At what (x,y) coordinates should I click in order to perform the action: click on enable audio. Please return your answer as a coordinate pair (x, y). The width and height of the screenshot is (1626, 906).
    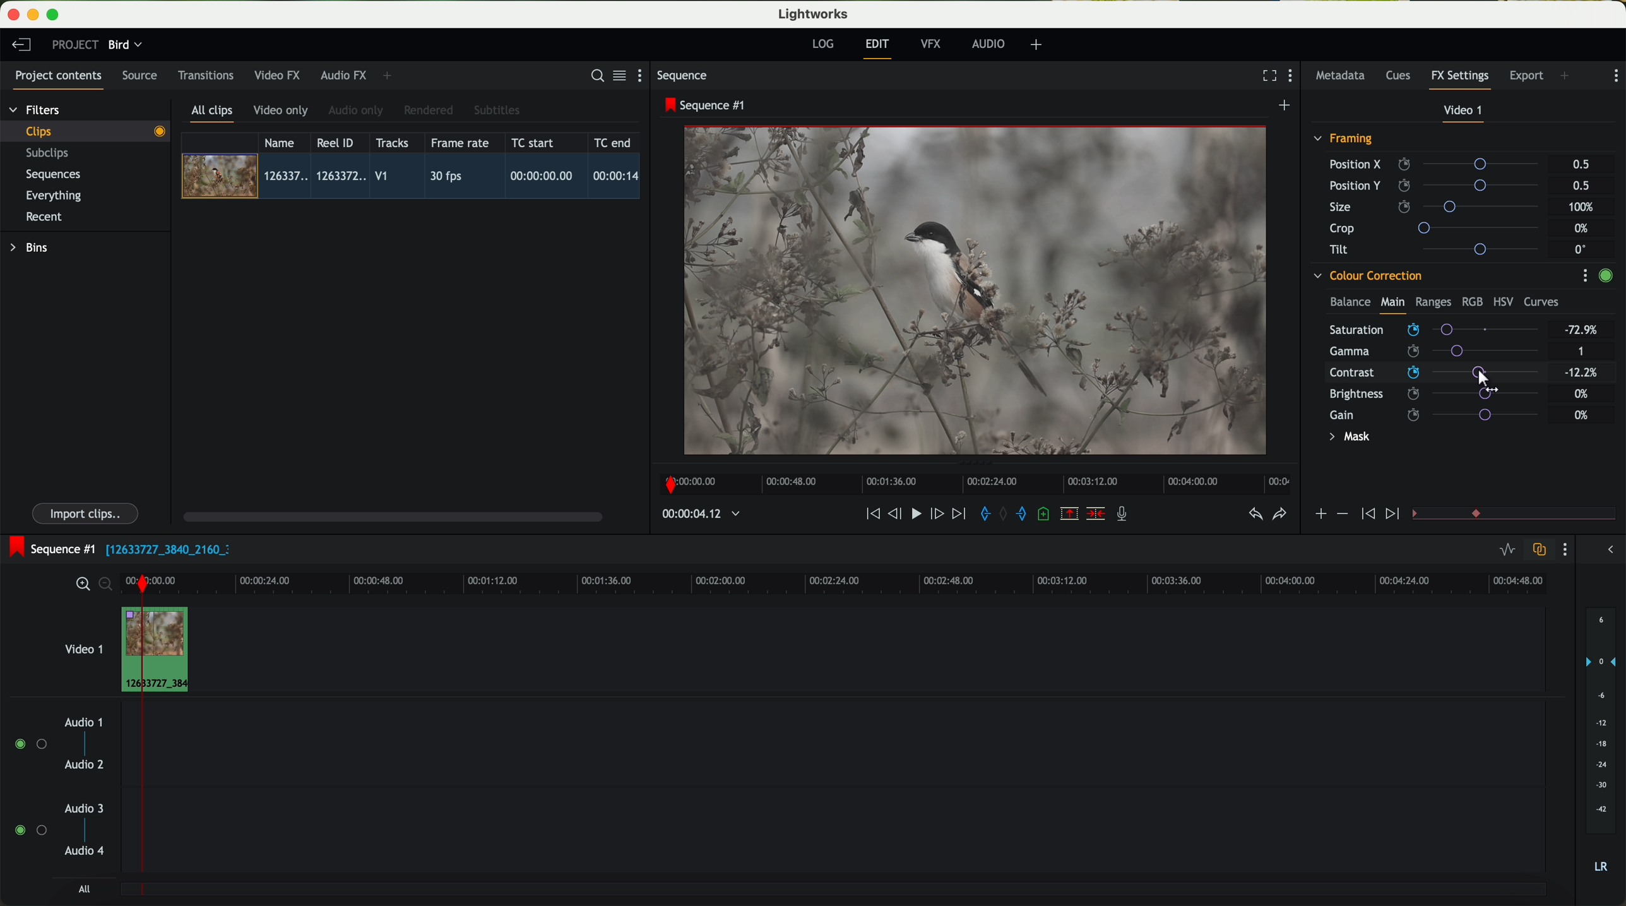
    Looking at the image, I should click on (30, 830).